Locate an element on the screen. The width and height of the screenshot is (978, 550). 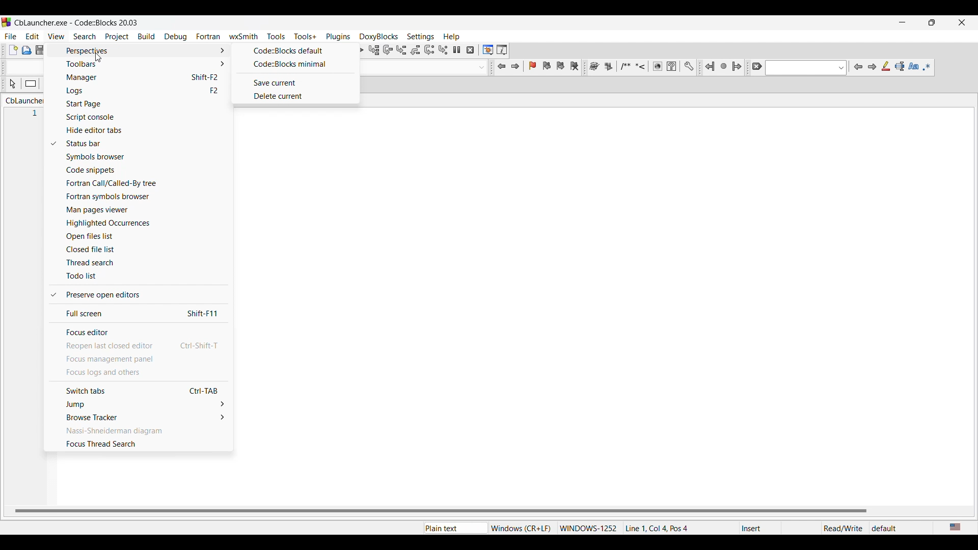
Instruction is located at coordinates (31, 84).